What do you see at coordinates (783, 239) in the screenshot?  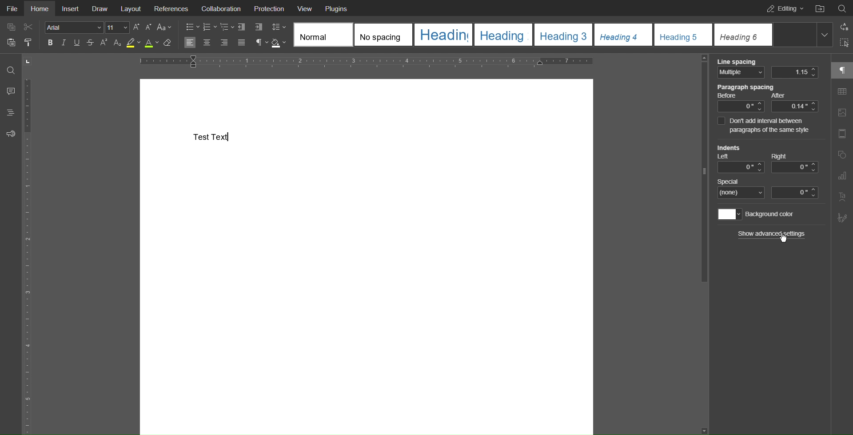 I see `Cursor at show additional settings` at bounding box center [783, 239].